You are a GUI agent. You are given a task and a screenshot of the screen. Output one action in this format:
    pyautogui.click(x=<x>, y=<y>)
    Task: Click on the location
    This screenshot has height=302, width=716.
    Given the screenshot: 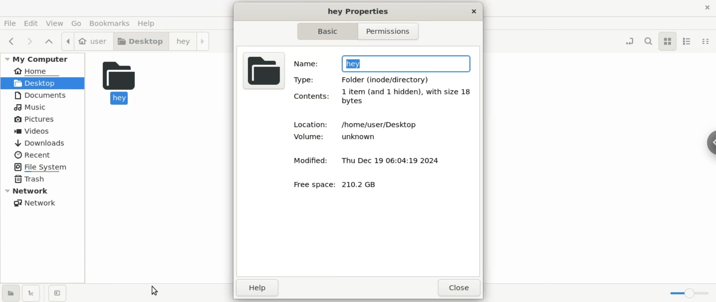 What is the action you would take?
    pyautogui.click(x=308, y=123)
    